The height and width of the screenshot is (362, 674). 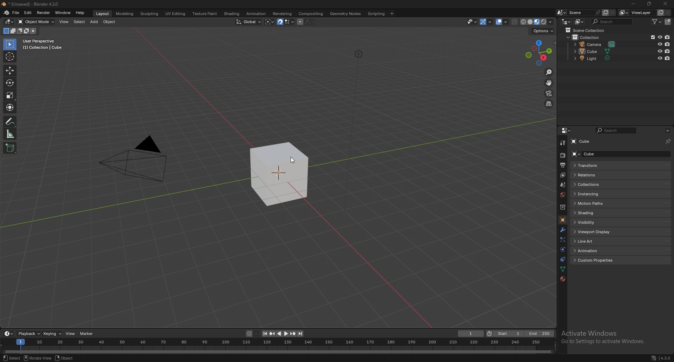 What do you see at coordinates (135, 161) in the screenshot?
I see `` at bounding box center [135, 161].